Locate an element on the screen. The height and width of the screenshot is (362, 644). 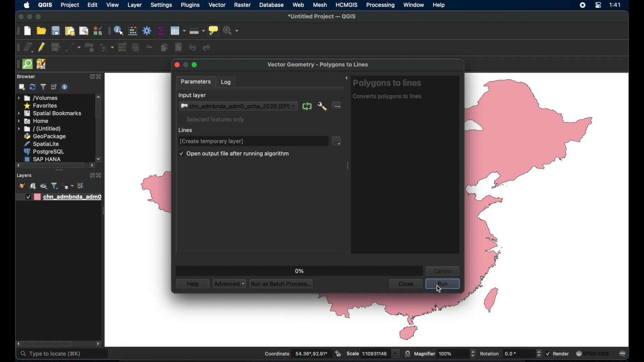
cut features is located at coordinates (149, 47).